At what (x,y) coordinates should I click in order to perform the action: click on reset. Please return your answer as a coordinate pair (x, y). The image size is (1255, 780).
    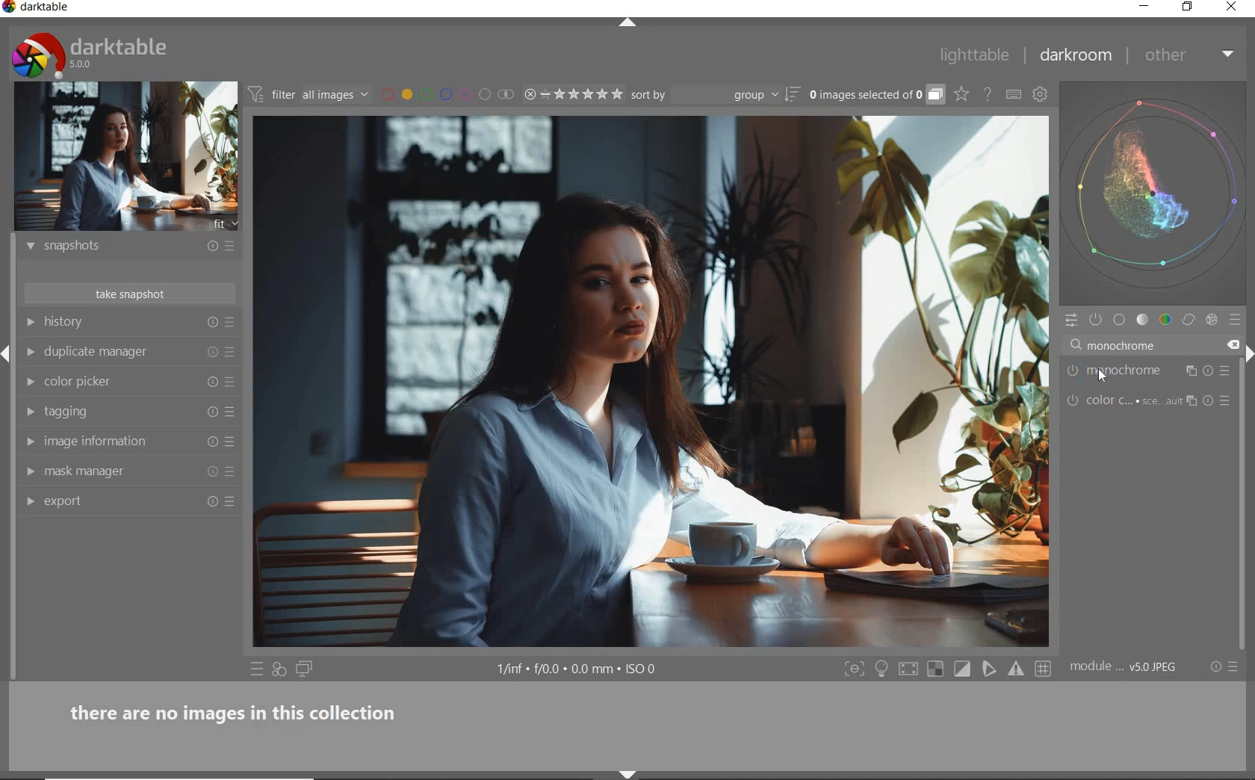
    Looking at the image, I should click on (210, 411).